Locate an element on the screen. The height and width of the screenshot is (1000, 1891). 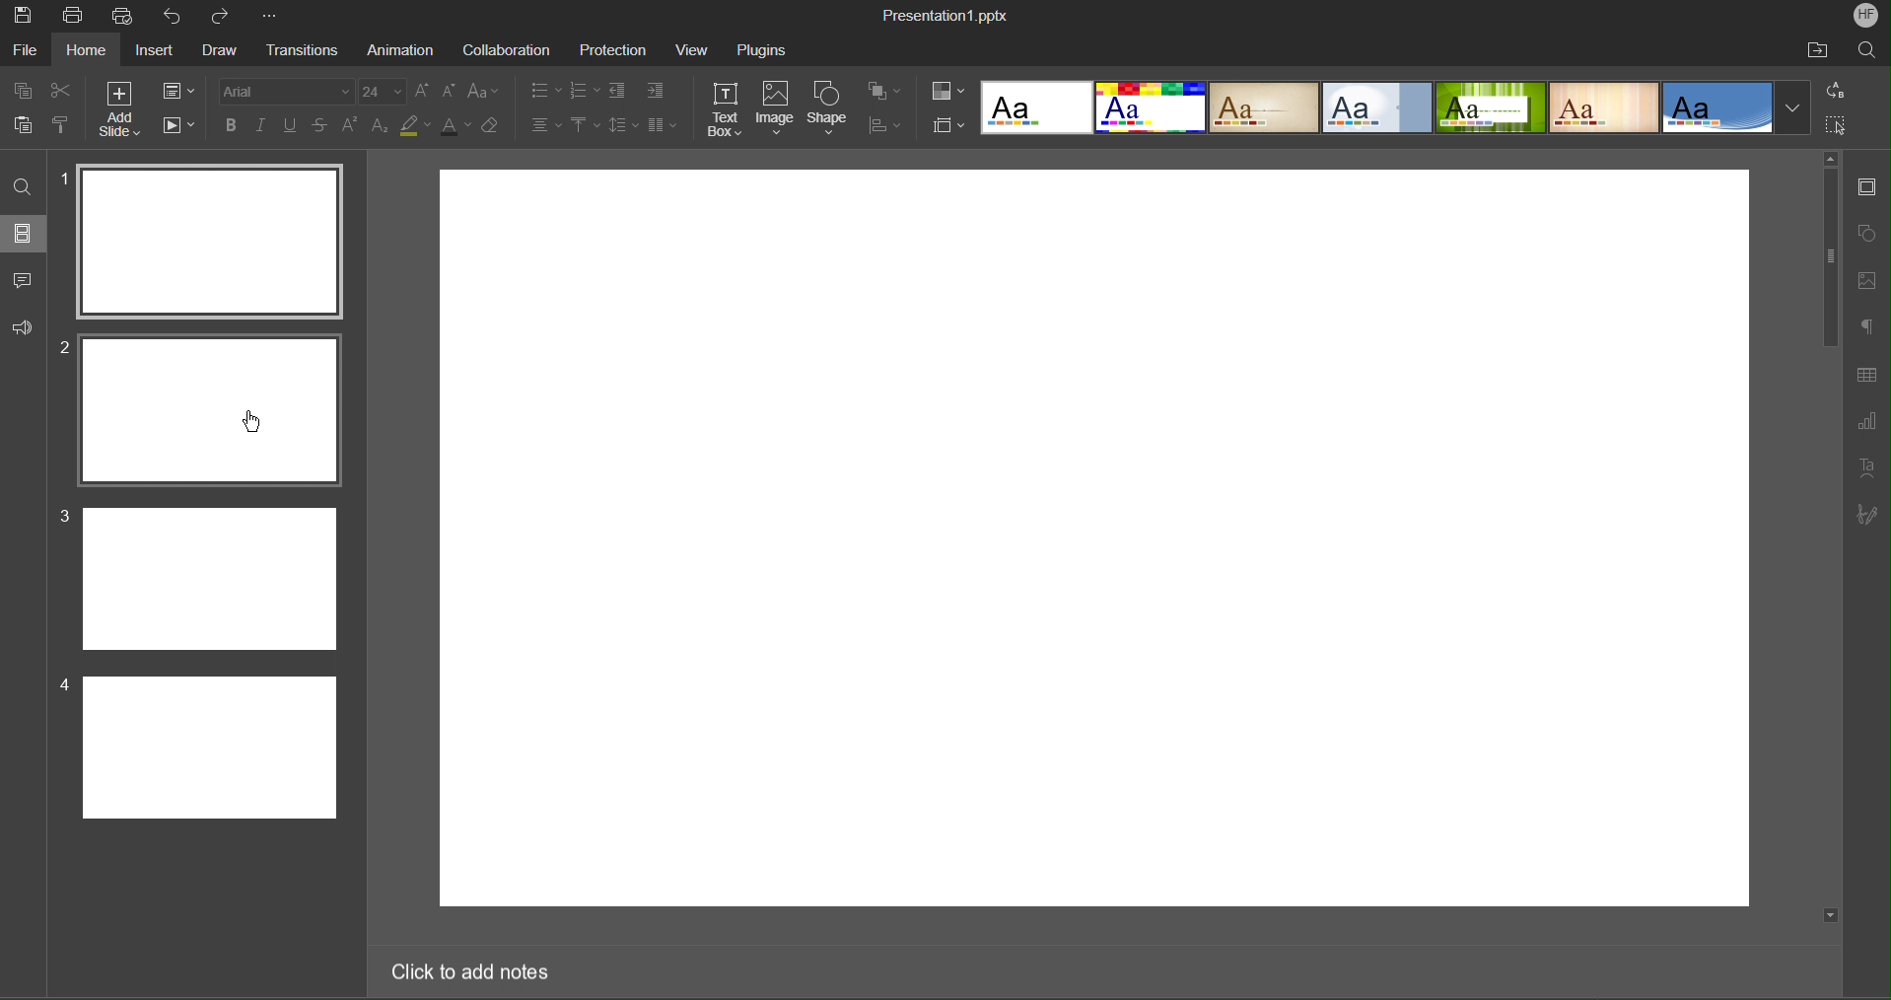
Transition is located at coordinates (297, 51).